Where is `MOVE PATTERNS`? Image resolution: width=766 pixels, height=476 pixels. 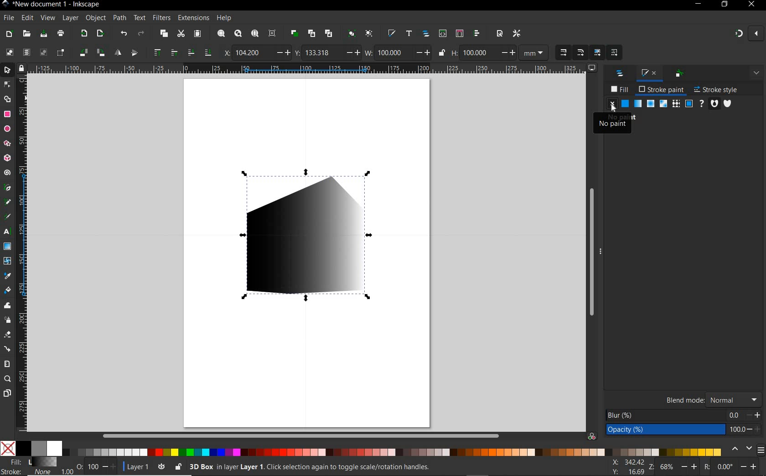 MOVE PATTERNS is located at coordinates (613, 52).